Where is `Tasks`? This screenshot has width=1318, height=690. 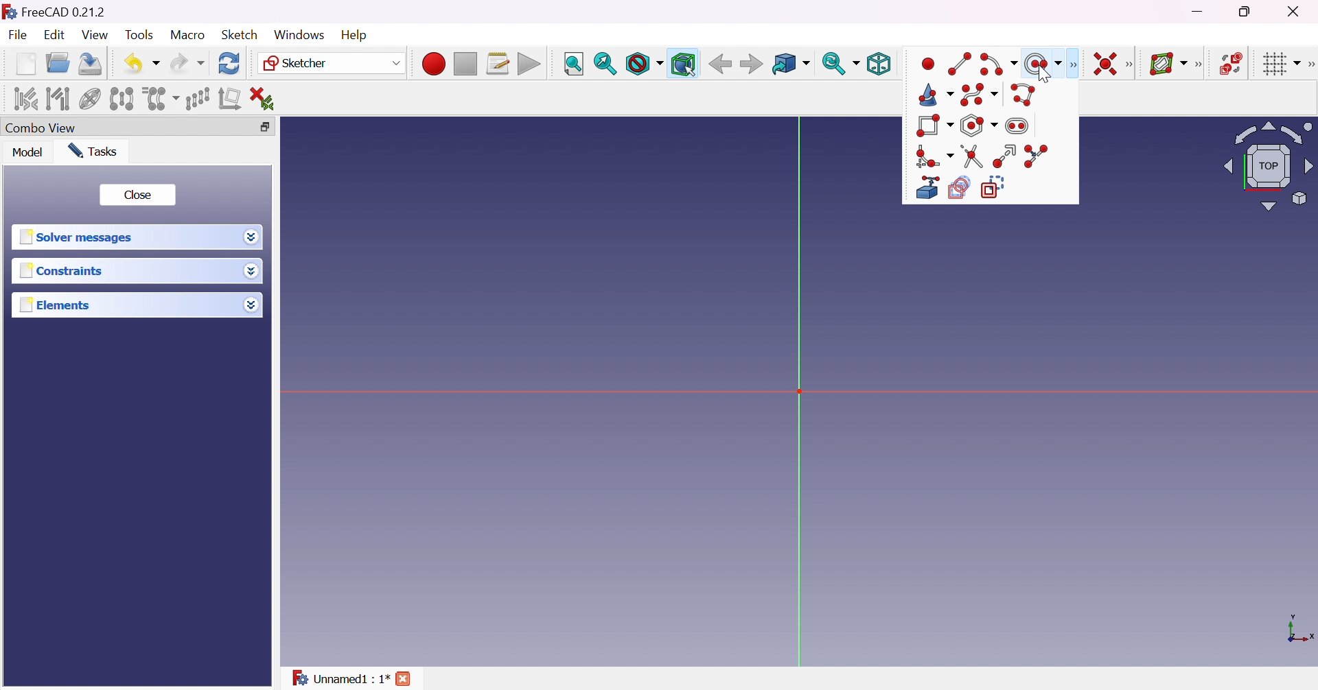 Tasks is located at coordinates (92, 150).